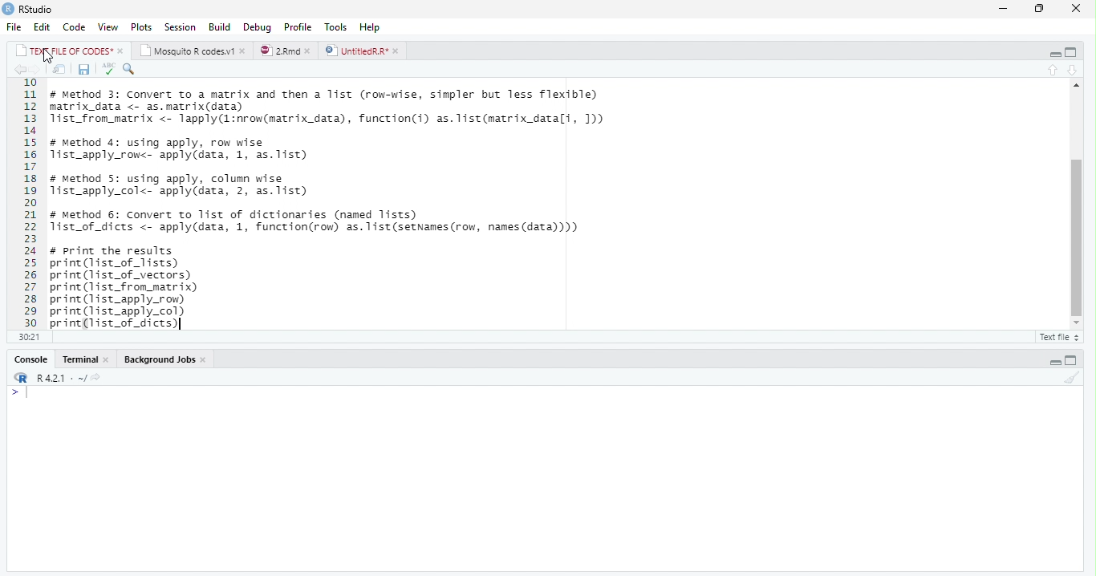  Describe the element at coordinates (165, 359) in the screenshot. I see `Background Jobs` at that location.